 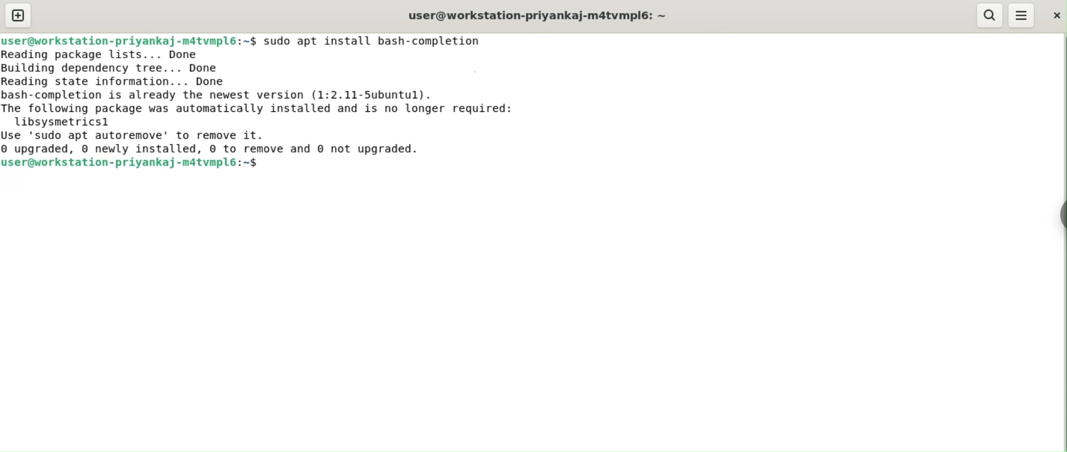 What do you see at coordinates (1022, 15) in the screenshot?
I see `menu` at bounding box center [1022, 15].